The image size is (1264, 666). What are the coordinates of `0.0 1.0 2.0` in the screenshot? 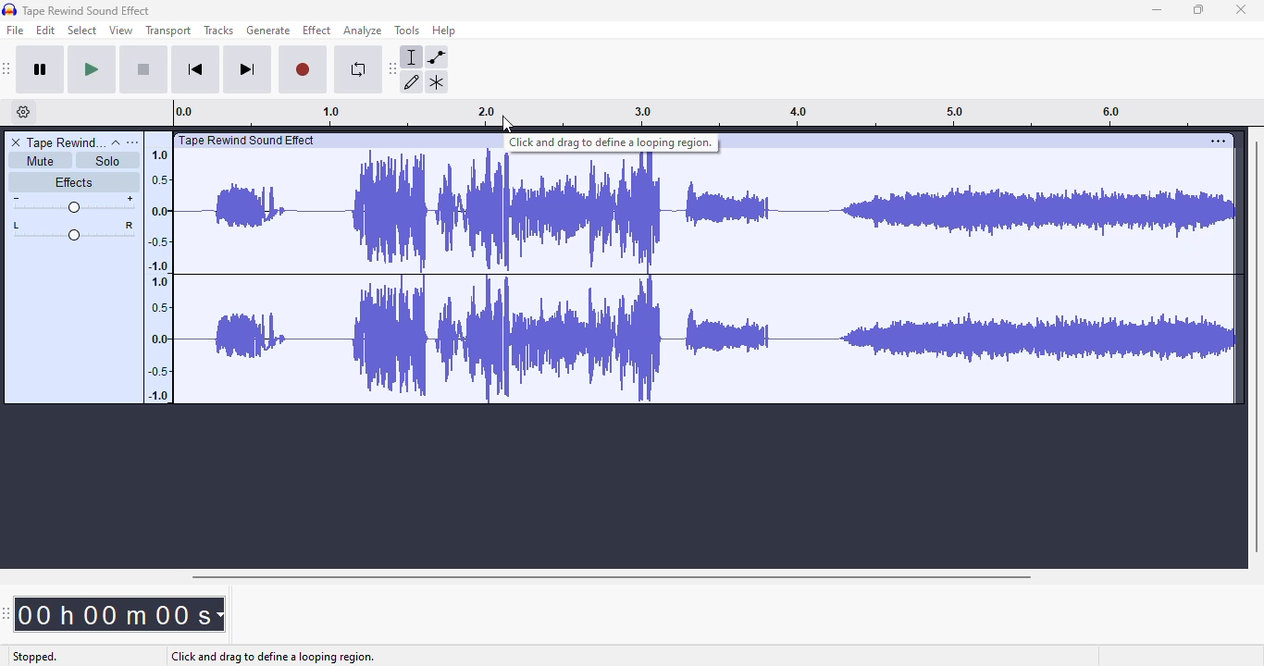 It's located at (403, 112).